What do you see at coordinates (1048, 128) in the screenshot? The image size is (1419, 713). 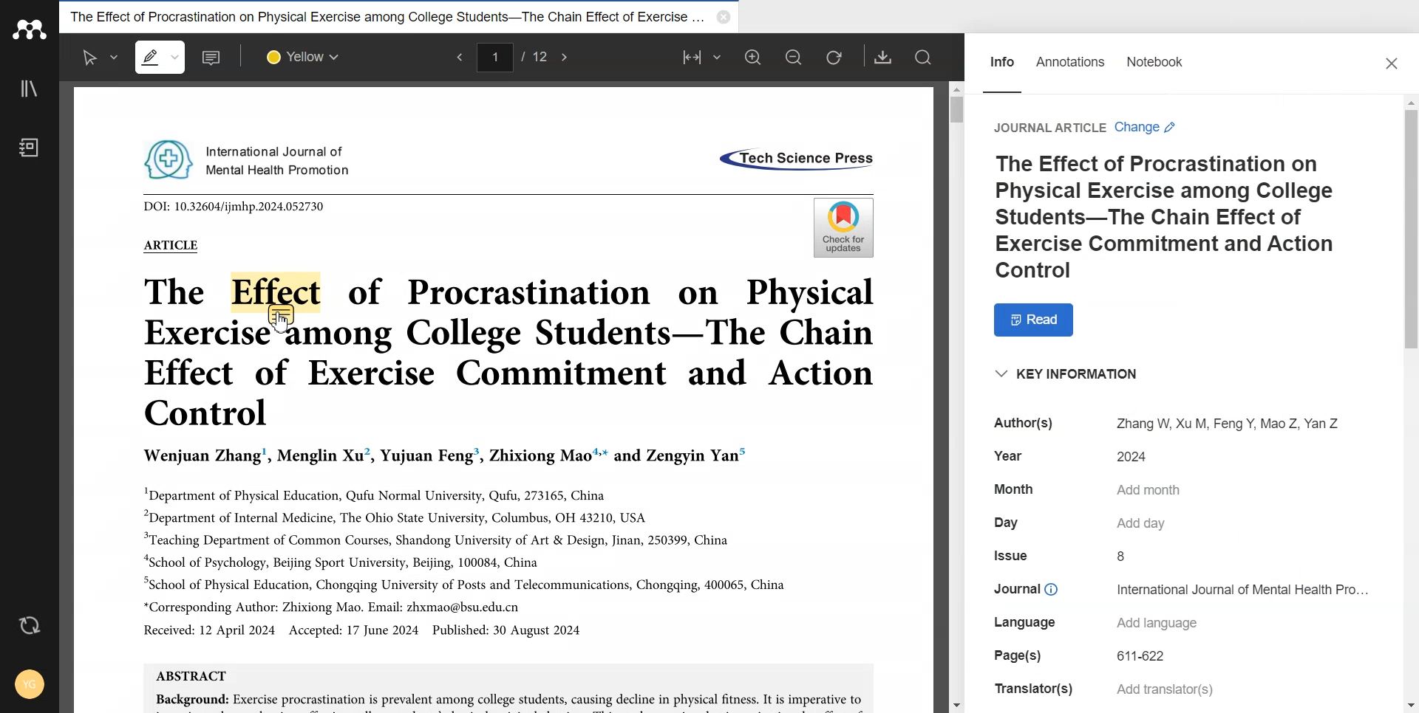 I see `Journal Article` at bounding box center [1048, 128].